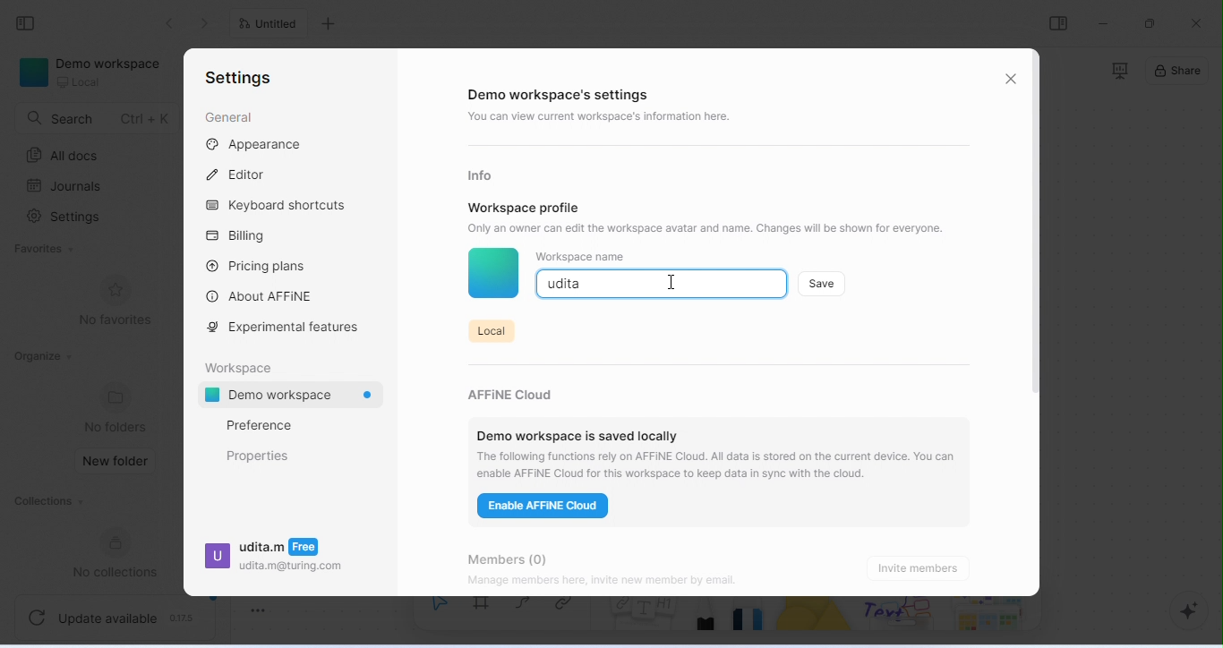 This screenshot has width=1223, height=648. Describe the element at coordinates (259, 456) in the screenshot. I see `properties` at that location.